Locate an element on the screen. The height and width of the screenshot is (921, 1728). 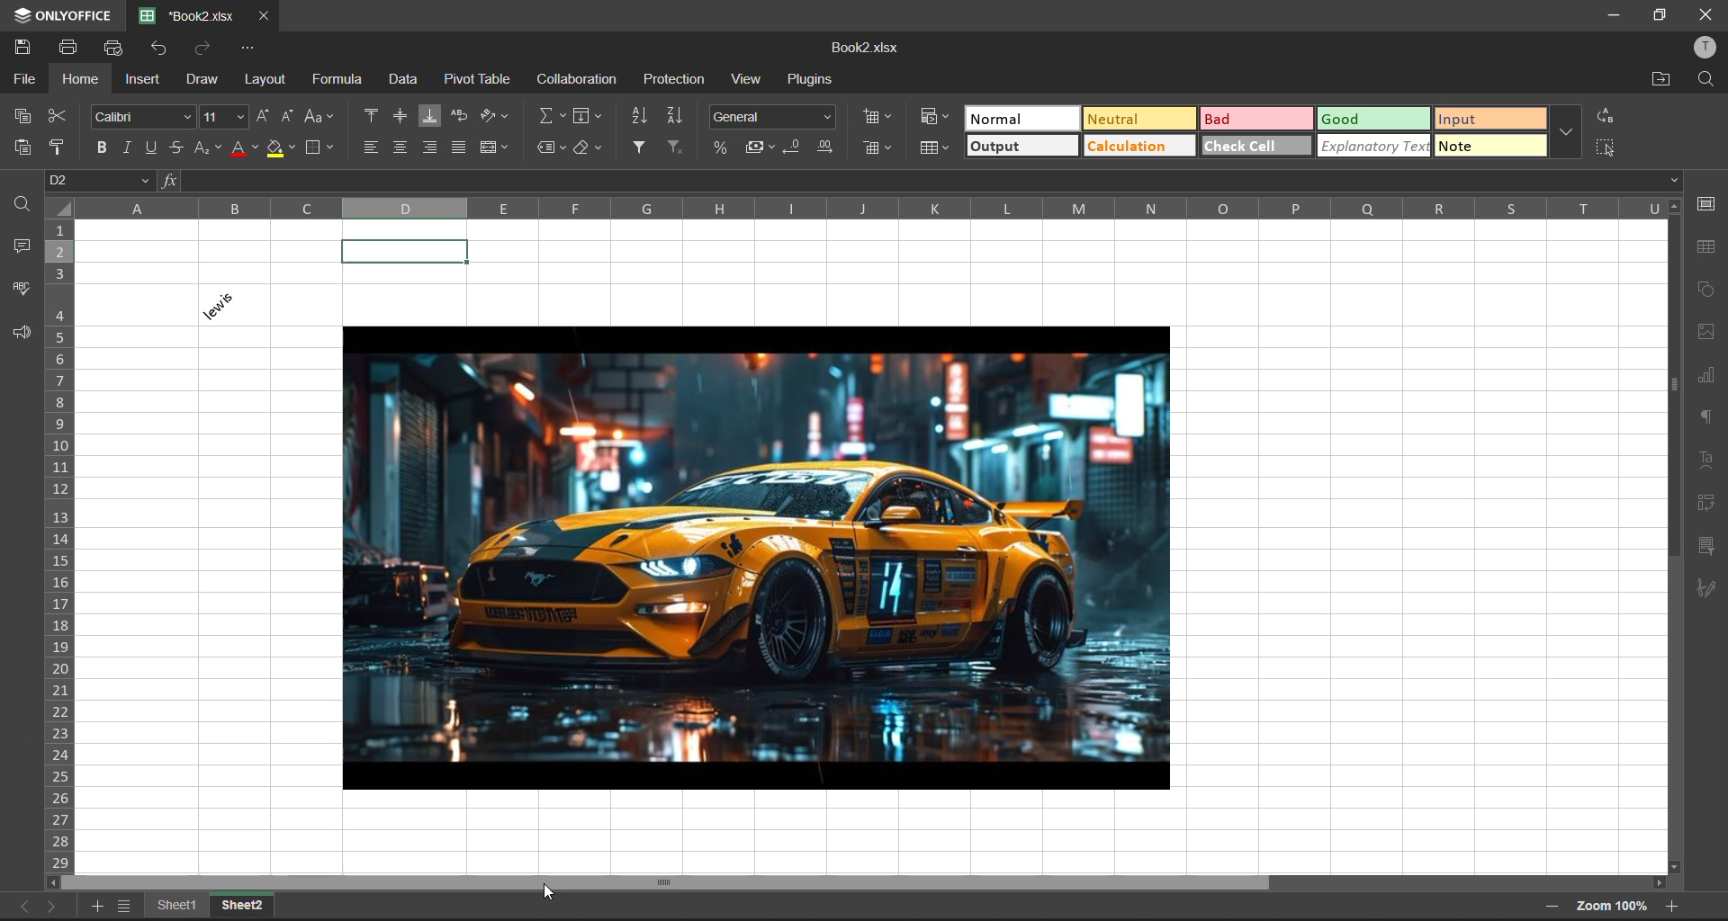
previous is located at coordinates (22, 905).